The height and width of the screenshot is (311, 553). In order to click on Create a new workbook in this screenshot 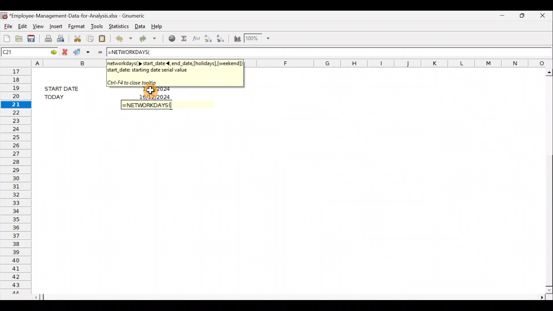, I will do `click(6, 37)`.